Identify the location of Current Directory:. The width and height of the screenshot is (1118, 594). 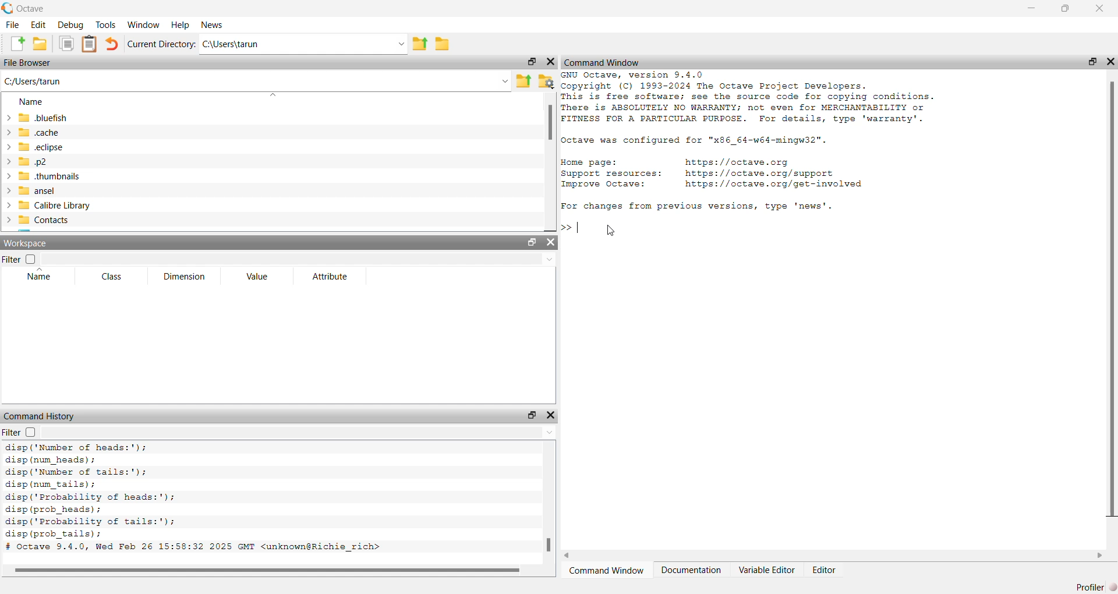
(161, 44).